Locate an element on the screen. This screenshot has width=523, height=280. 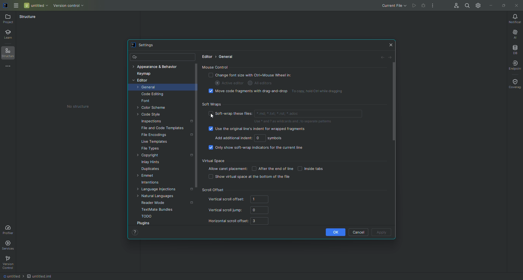
Color Scheme is located at coordinates (153, 108).